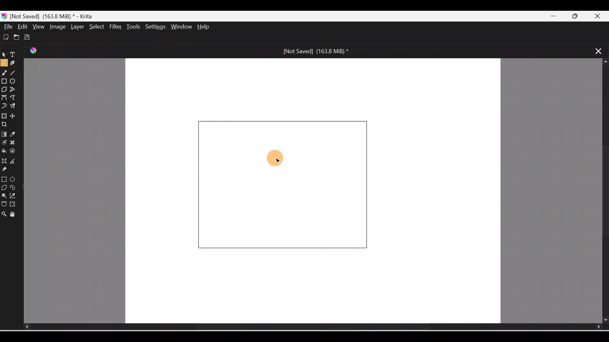 This screenshot has height=342, width=609. What do you see at coordinates (182, 27) in the screenshot?
I see `Window` at bounding box center [182, 27].